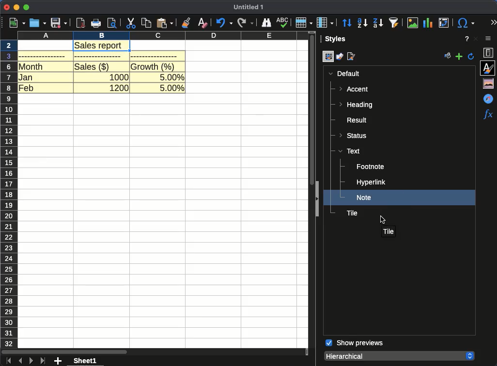  Describe the element at coordinates (16, 8) in the screenshot. I see `minimize` at that location.